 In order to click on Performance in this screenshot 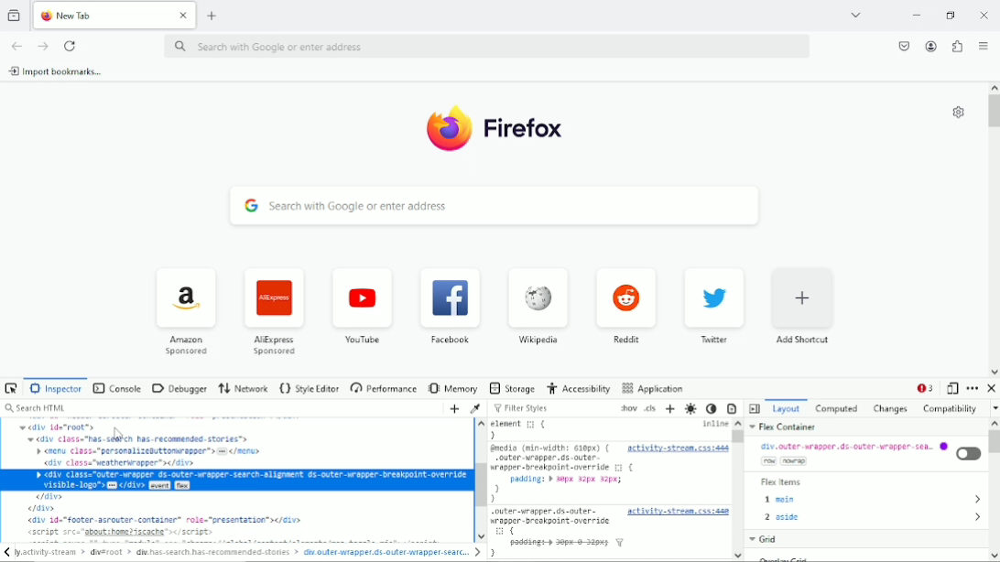, I will do `click(384, 390)`.